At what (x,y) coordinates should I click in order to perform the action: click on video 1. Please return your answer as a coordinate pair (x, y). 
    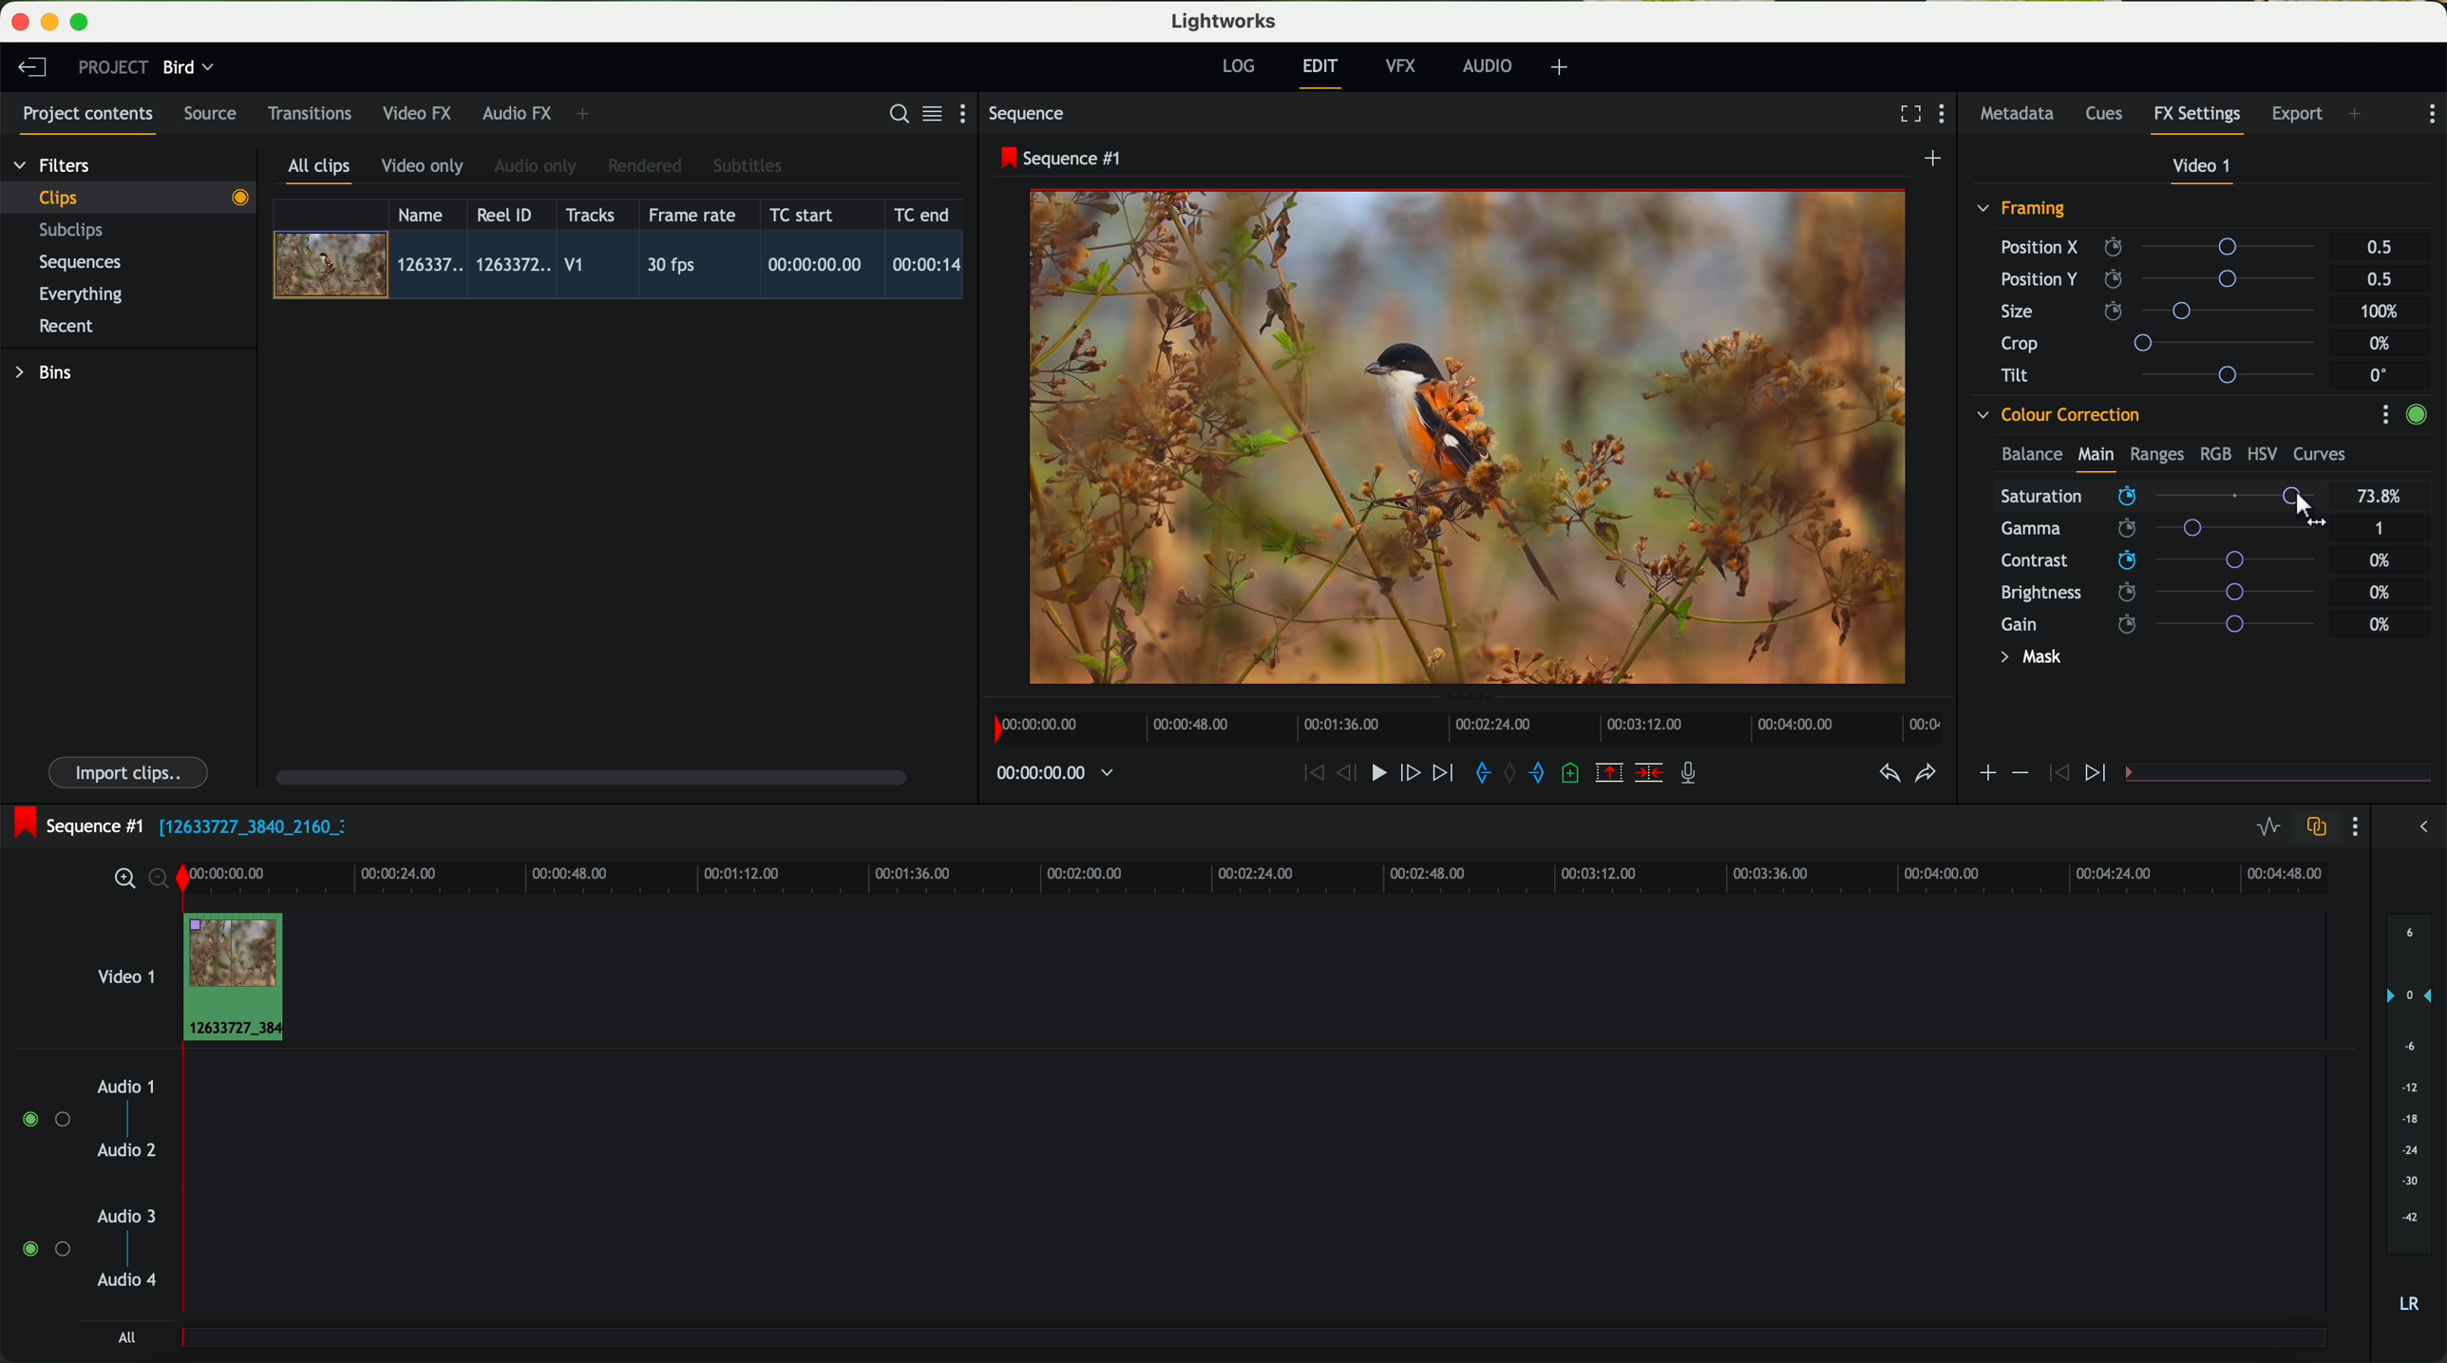
    Looking at the image, I should click on (123, 973).